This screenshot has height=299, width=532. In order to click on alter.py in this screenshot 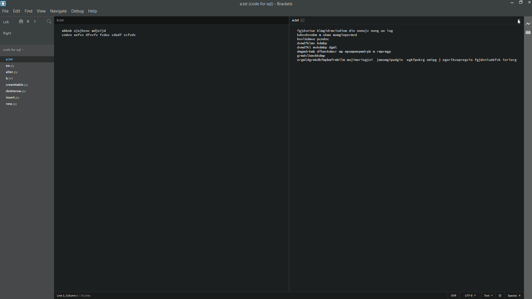, I will do `click(13, 72)`.